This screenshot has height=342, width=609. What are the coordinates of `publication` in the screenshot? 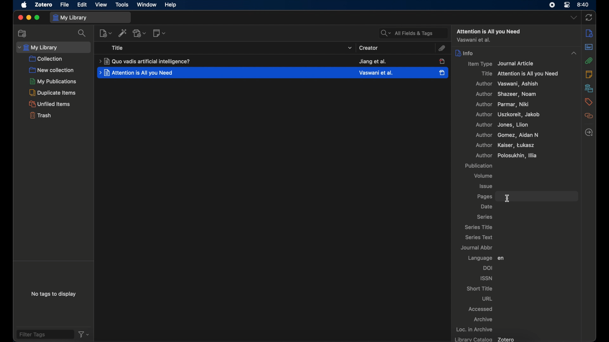 It's located at (478, 166).